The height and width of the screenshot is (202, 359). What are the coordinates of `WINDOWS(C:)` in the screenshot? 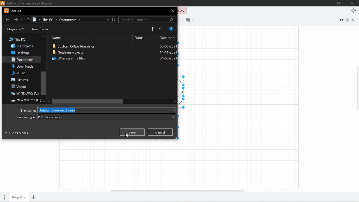 It's located at (24, 94).